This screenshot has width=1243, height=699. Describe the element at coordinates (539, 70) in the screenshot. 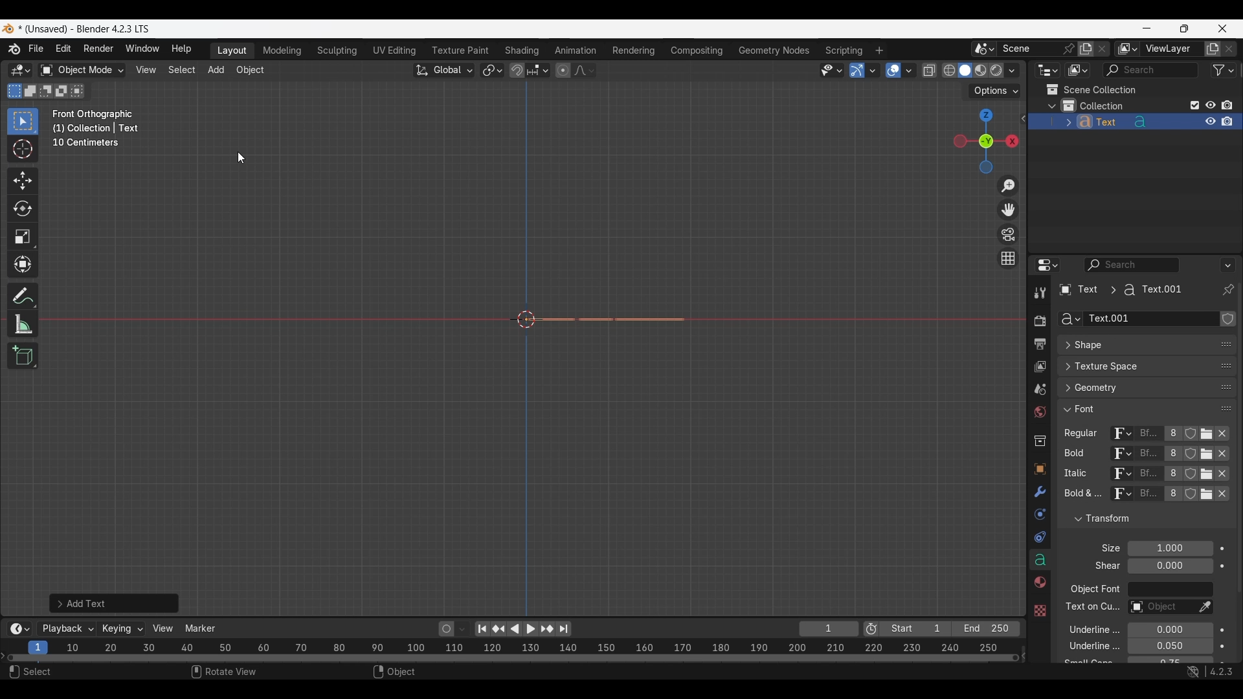

I see `Snapping options` at that location.